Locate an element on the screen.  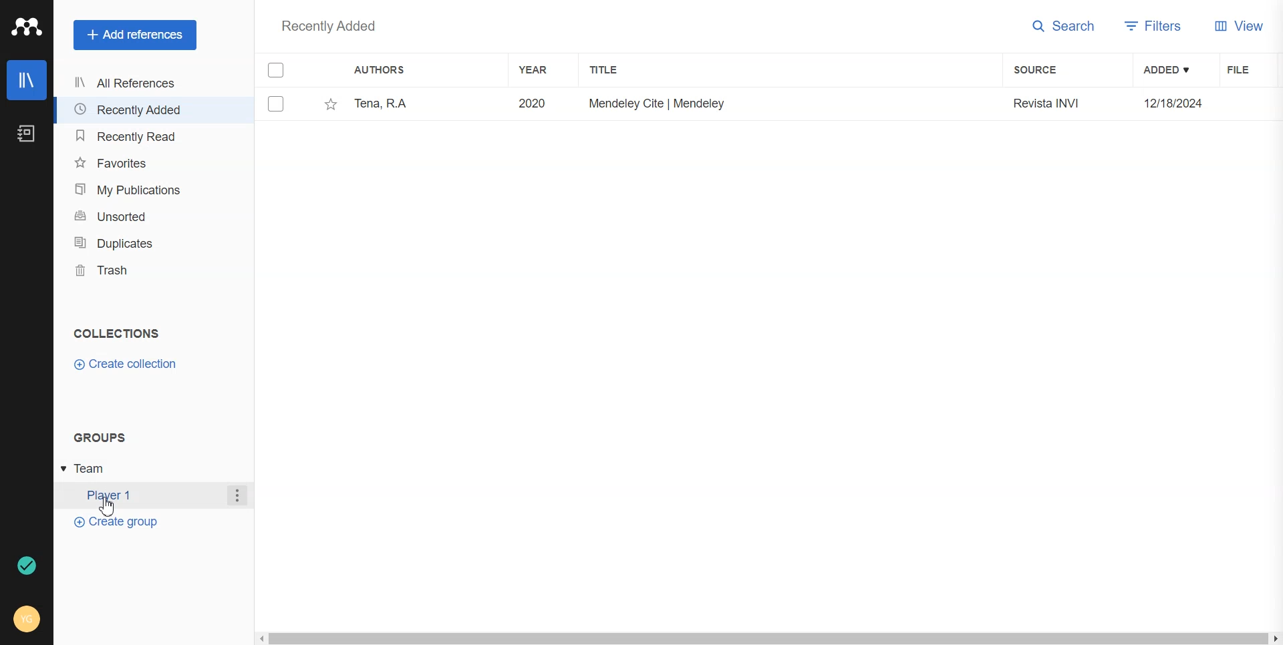
More is located at coordinates (237, 496).